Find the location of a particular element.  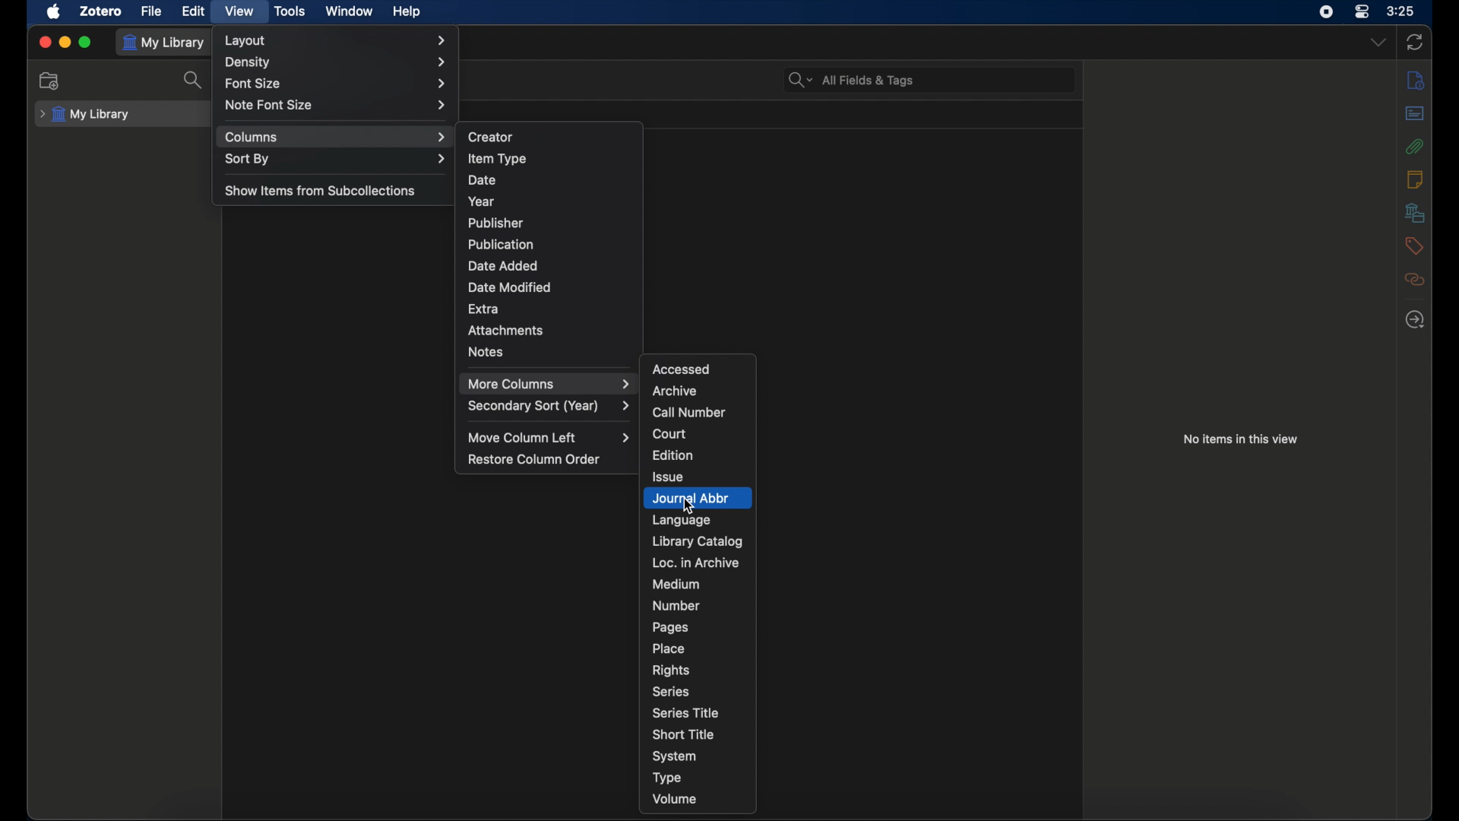

pages is located at coordinates (671, 627).